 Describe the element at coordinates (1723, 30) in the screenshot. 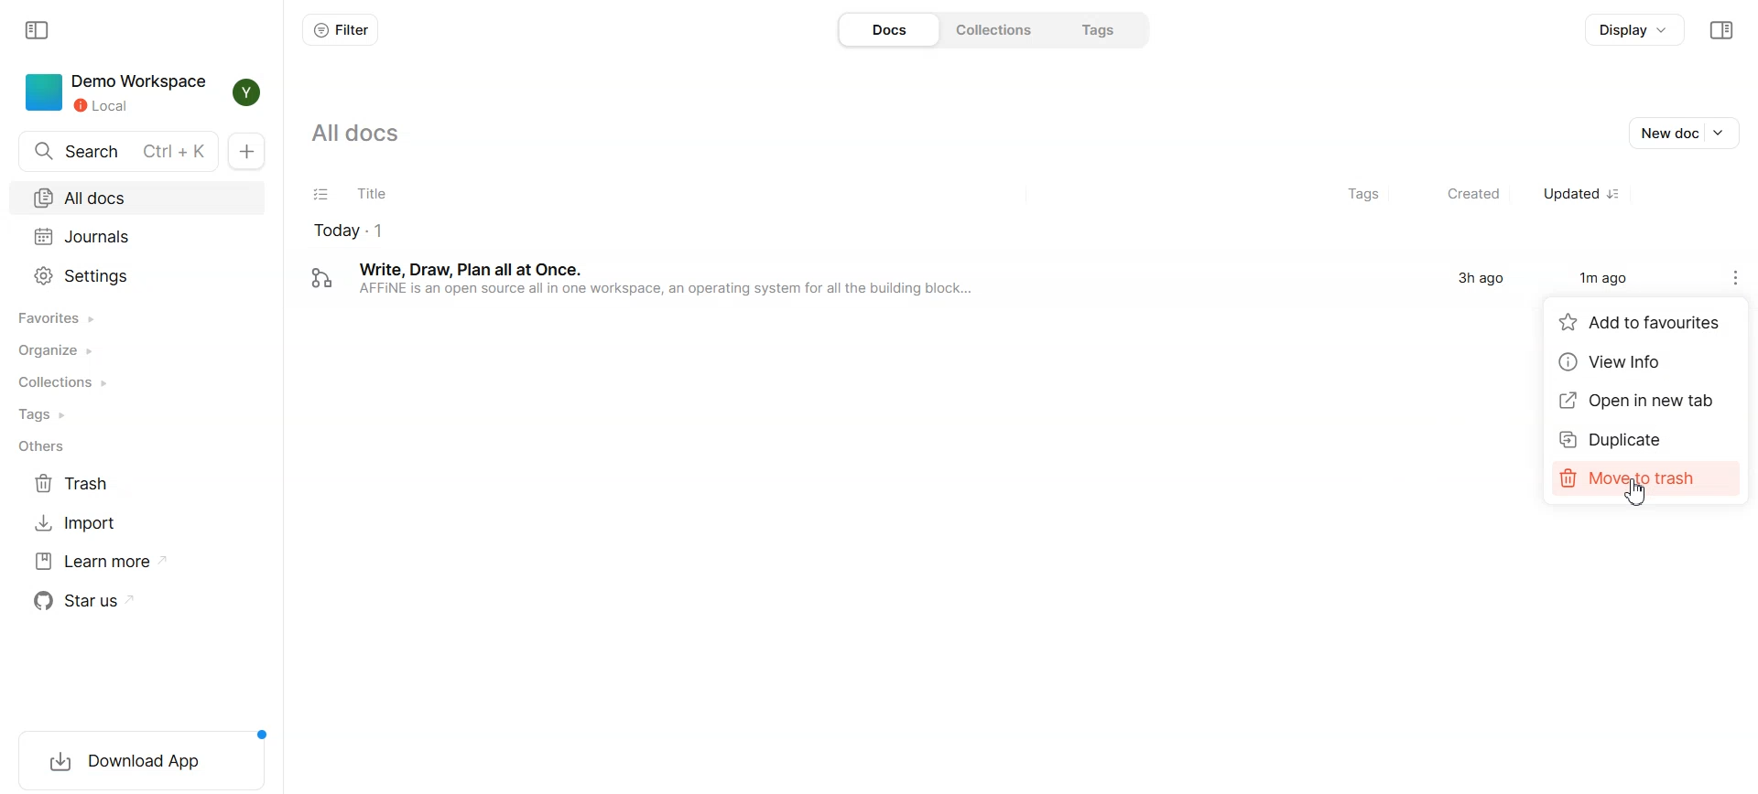

I see `Collapse sidebar` at that location.